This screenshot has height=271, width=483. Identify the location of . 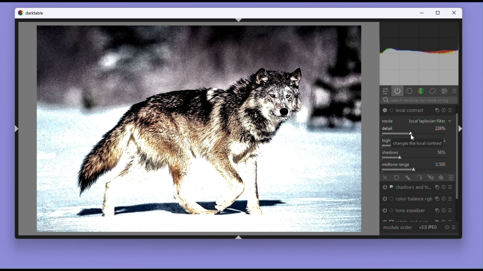
(452, 110).